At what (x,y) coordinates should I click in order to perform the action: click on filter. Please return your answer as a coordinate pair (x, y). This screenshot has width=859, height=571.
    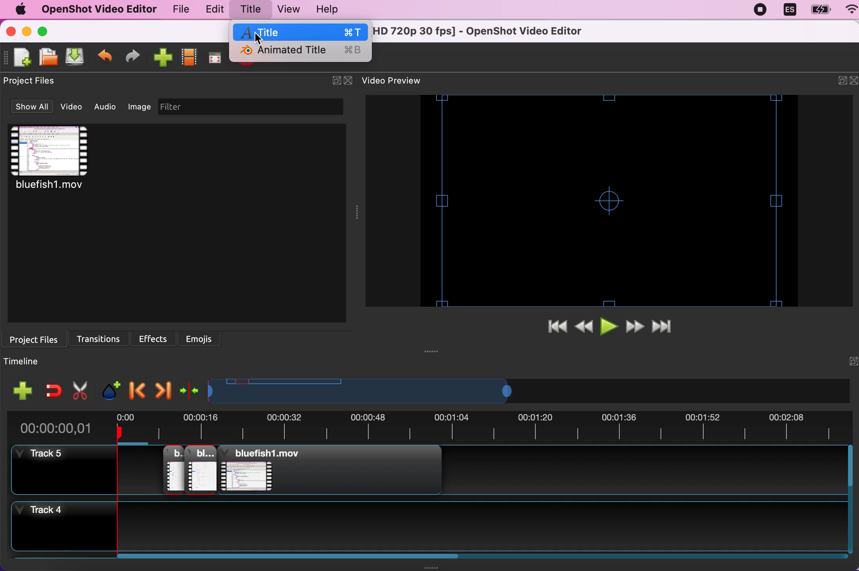
    Looking at the image, I should click on (259, 107).